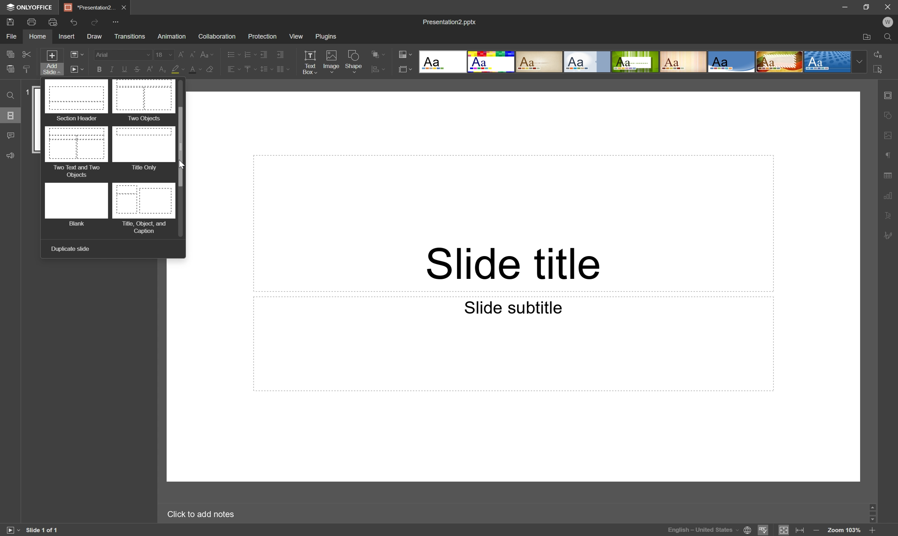 This screenshot has width=898, height=536. What do you see at coordinates (890, 114) in the screenshot?
I see `Shape settings` at bounding box center [890, 114].